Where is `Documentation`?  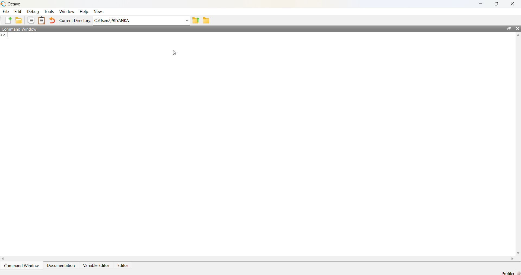 Documentation is located at coordinates (63, 265).